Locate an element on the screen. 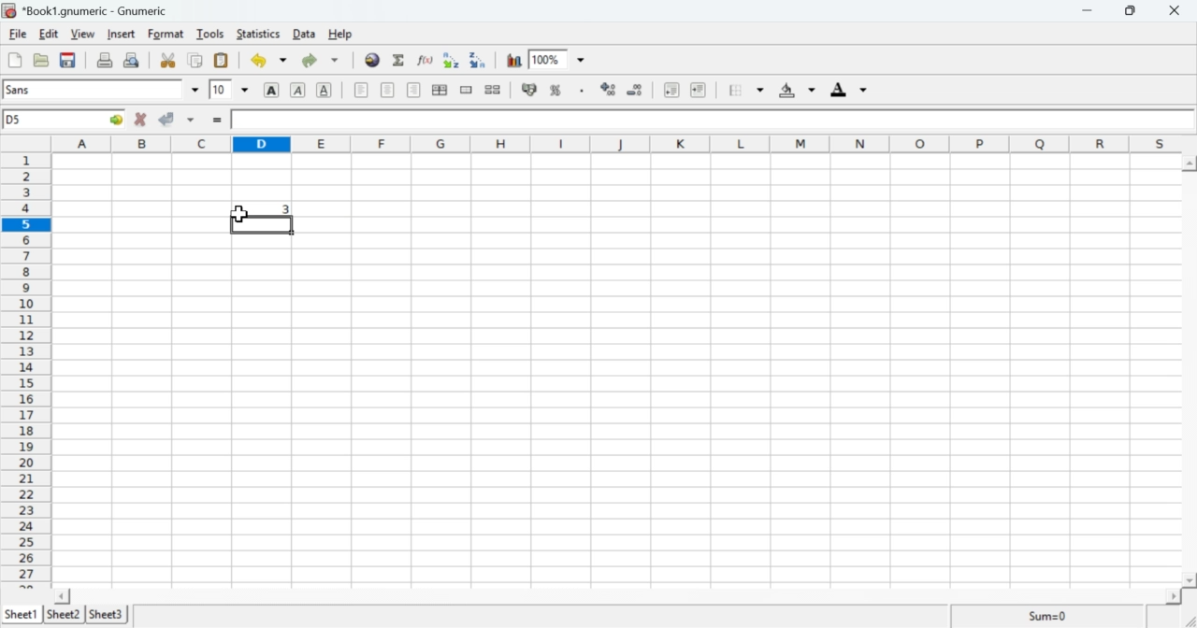  Copy is located at coordinates (195, 61).